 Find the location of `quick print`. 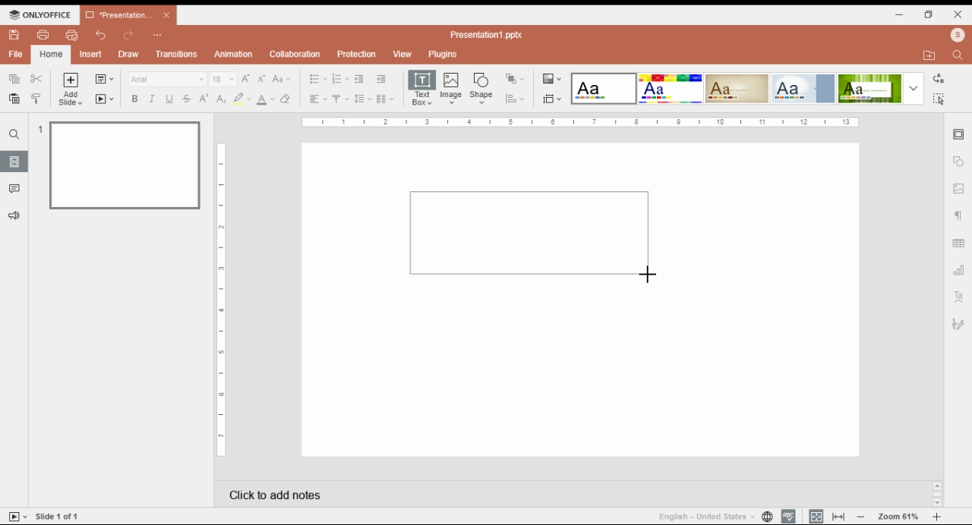

quick print is located at coordinates (72, 34).